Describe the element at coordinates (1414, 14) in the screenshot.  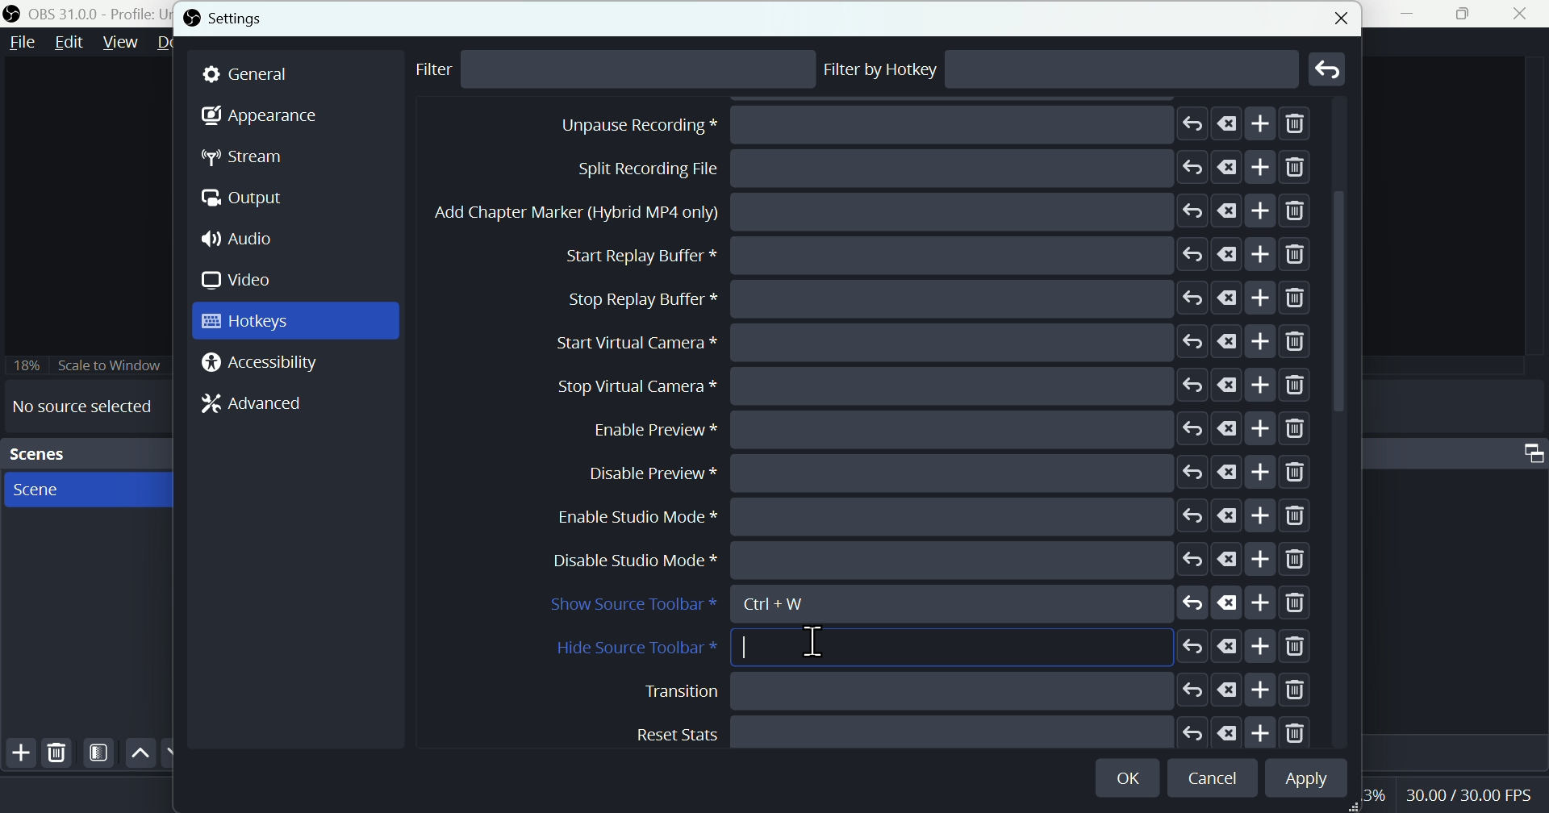
I see `minimise` at that location.